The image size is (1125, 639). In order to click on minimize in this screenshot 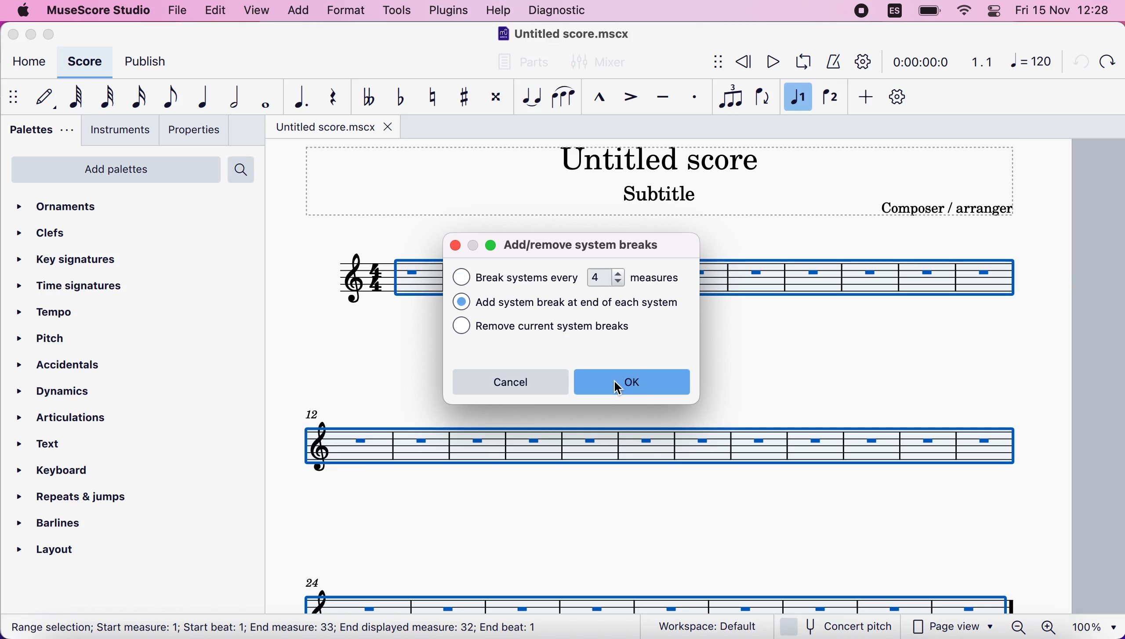, I will do `click(472, 246)`.